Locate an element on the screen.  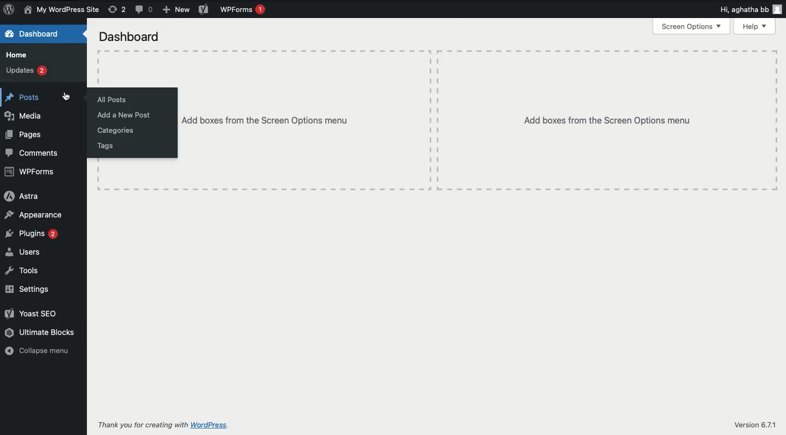
WPForms is located at coordinates (30, 172).